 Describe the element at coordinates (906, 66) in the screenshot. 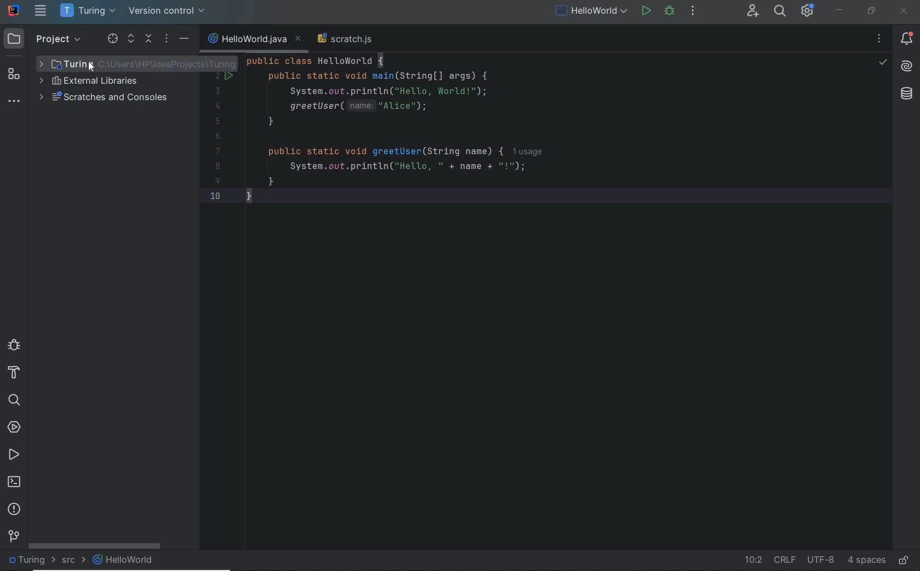

I see `AI Assistant` at that location.